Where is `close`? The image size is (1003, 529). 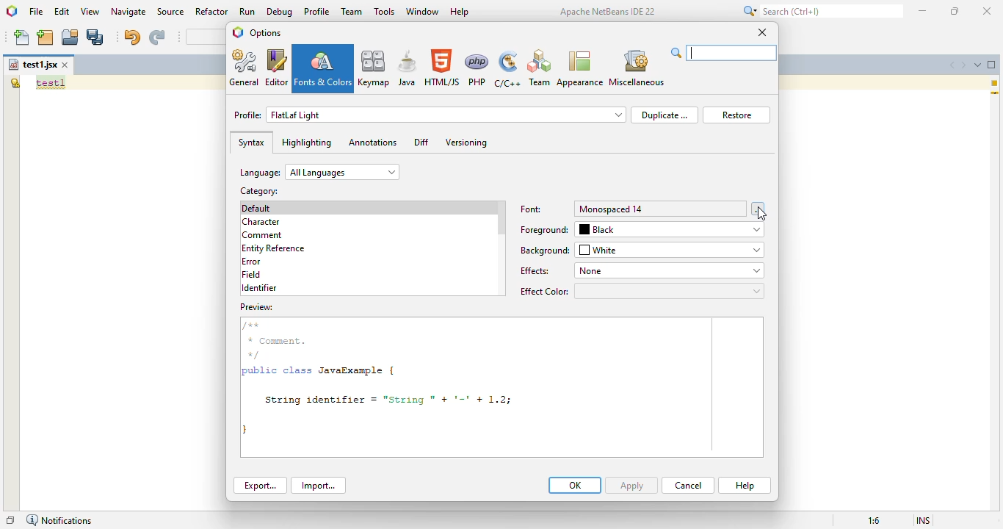 close is located at coordinates (986, 10).